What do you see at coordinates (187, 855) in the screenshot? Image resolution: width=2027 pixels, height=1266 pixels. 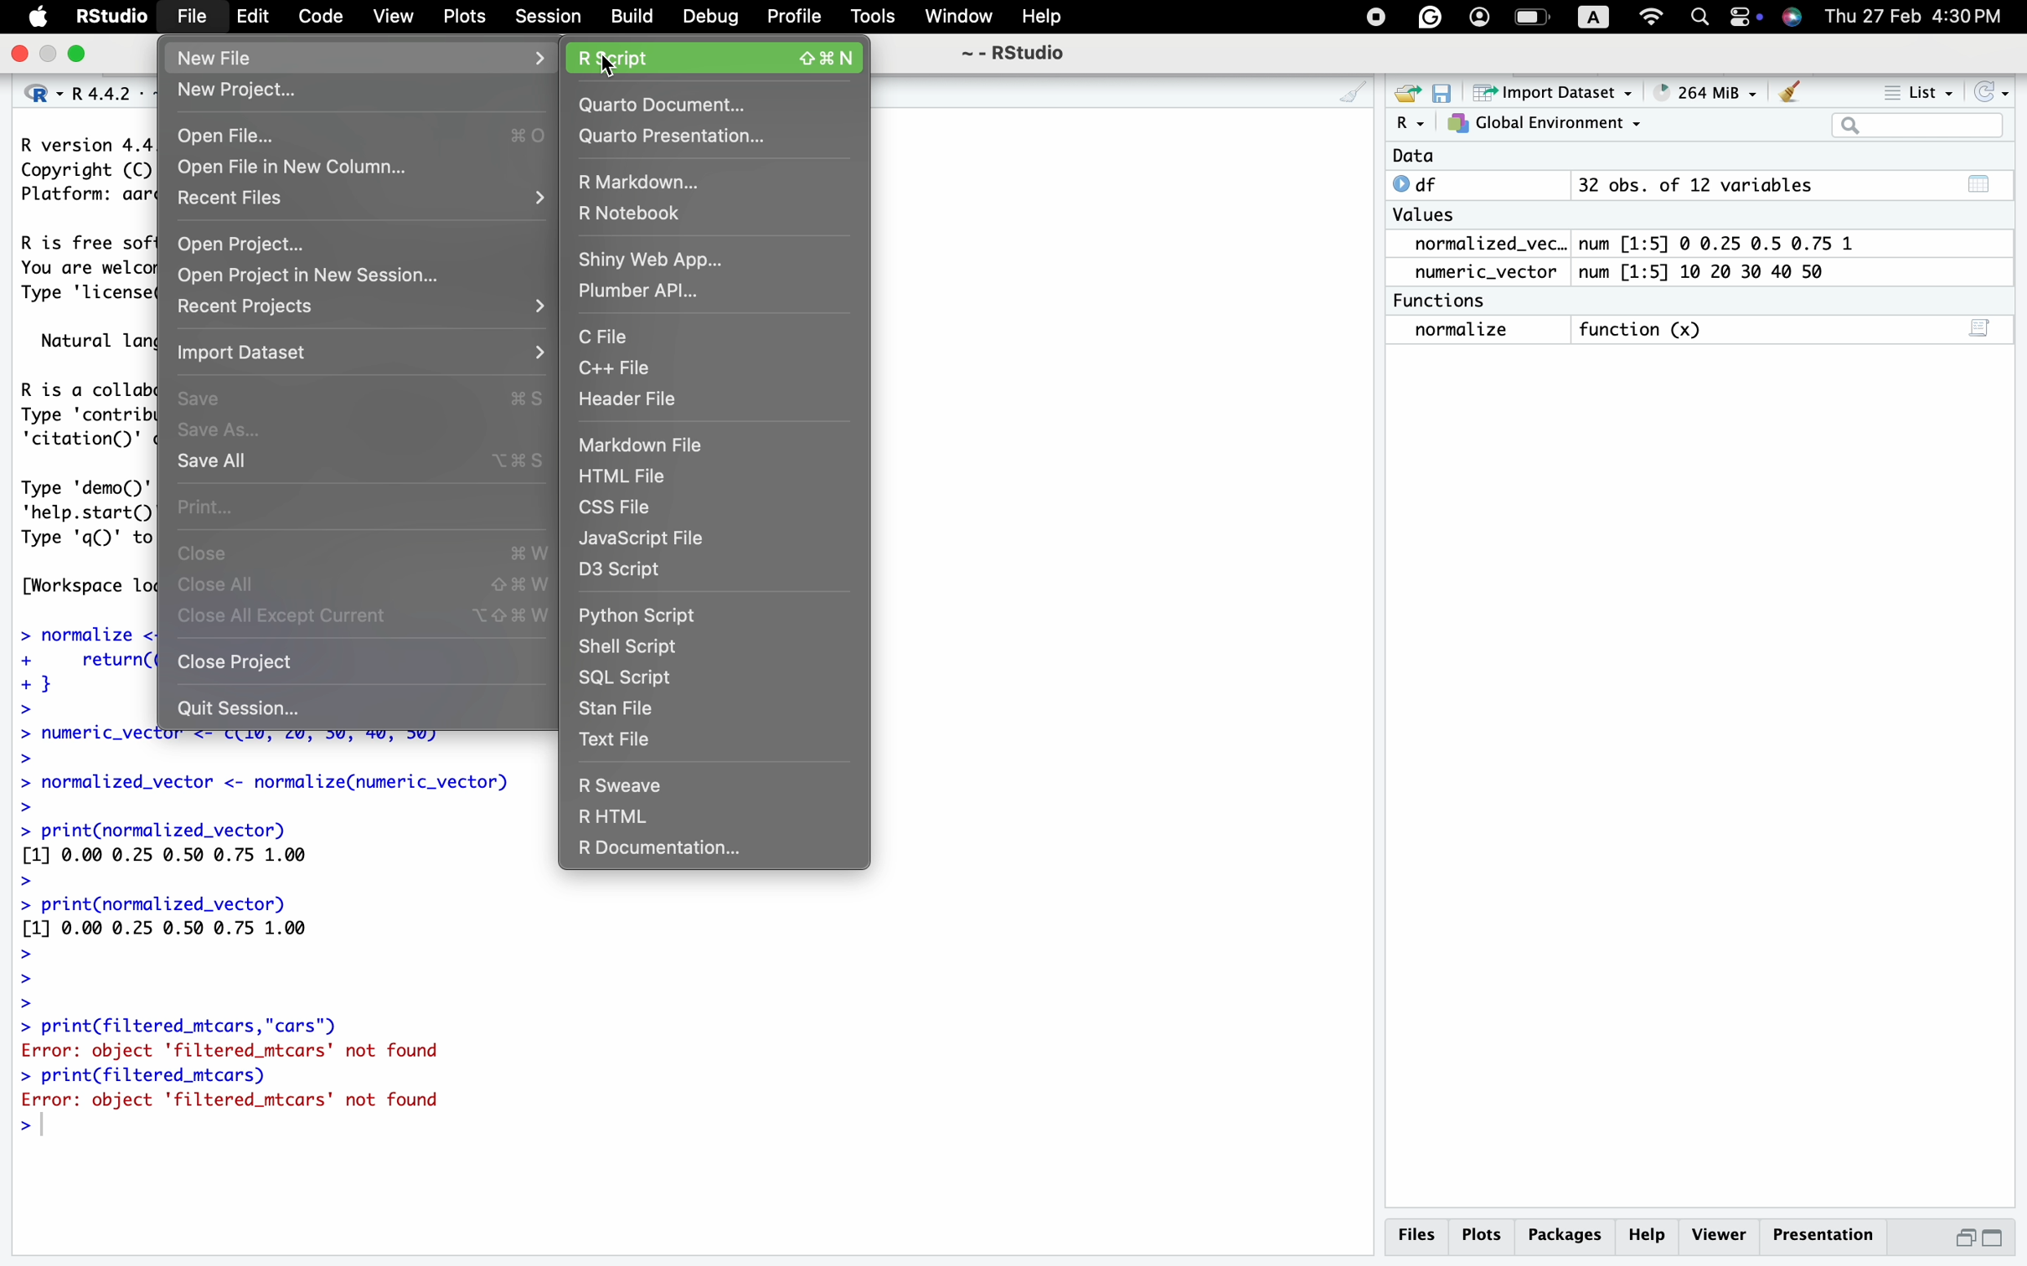 I see `> print(normatized_vector)
[1] 0.00 0.25 0.50 0.75 1.00` at bounding box center [187, 855].